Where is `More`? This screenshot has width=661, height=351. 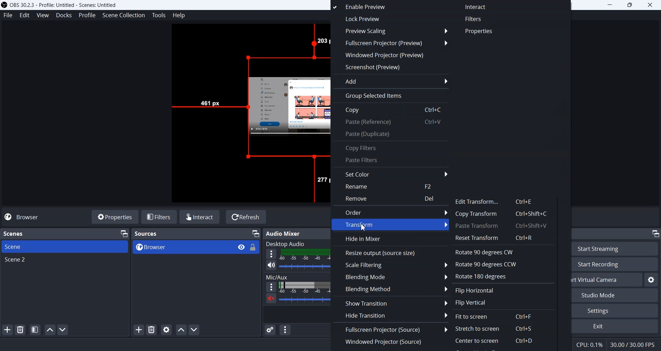 More is located at coordinates (269, 287).